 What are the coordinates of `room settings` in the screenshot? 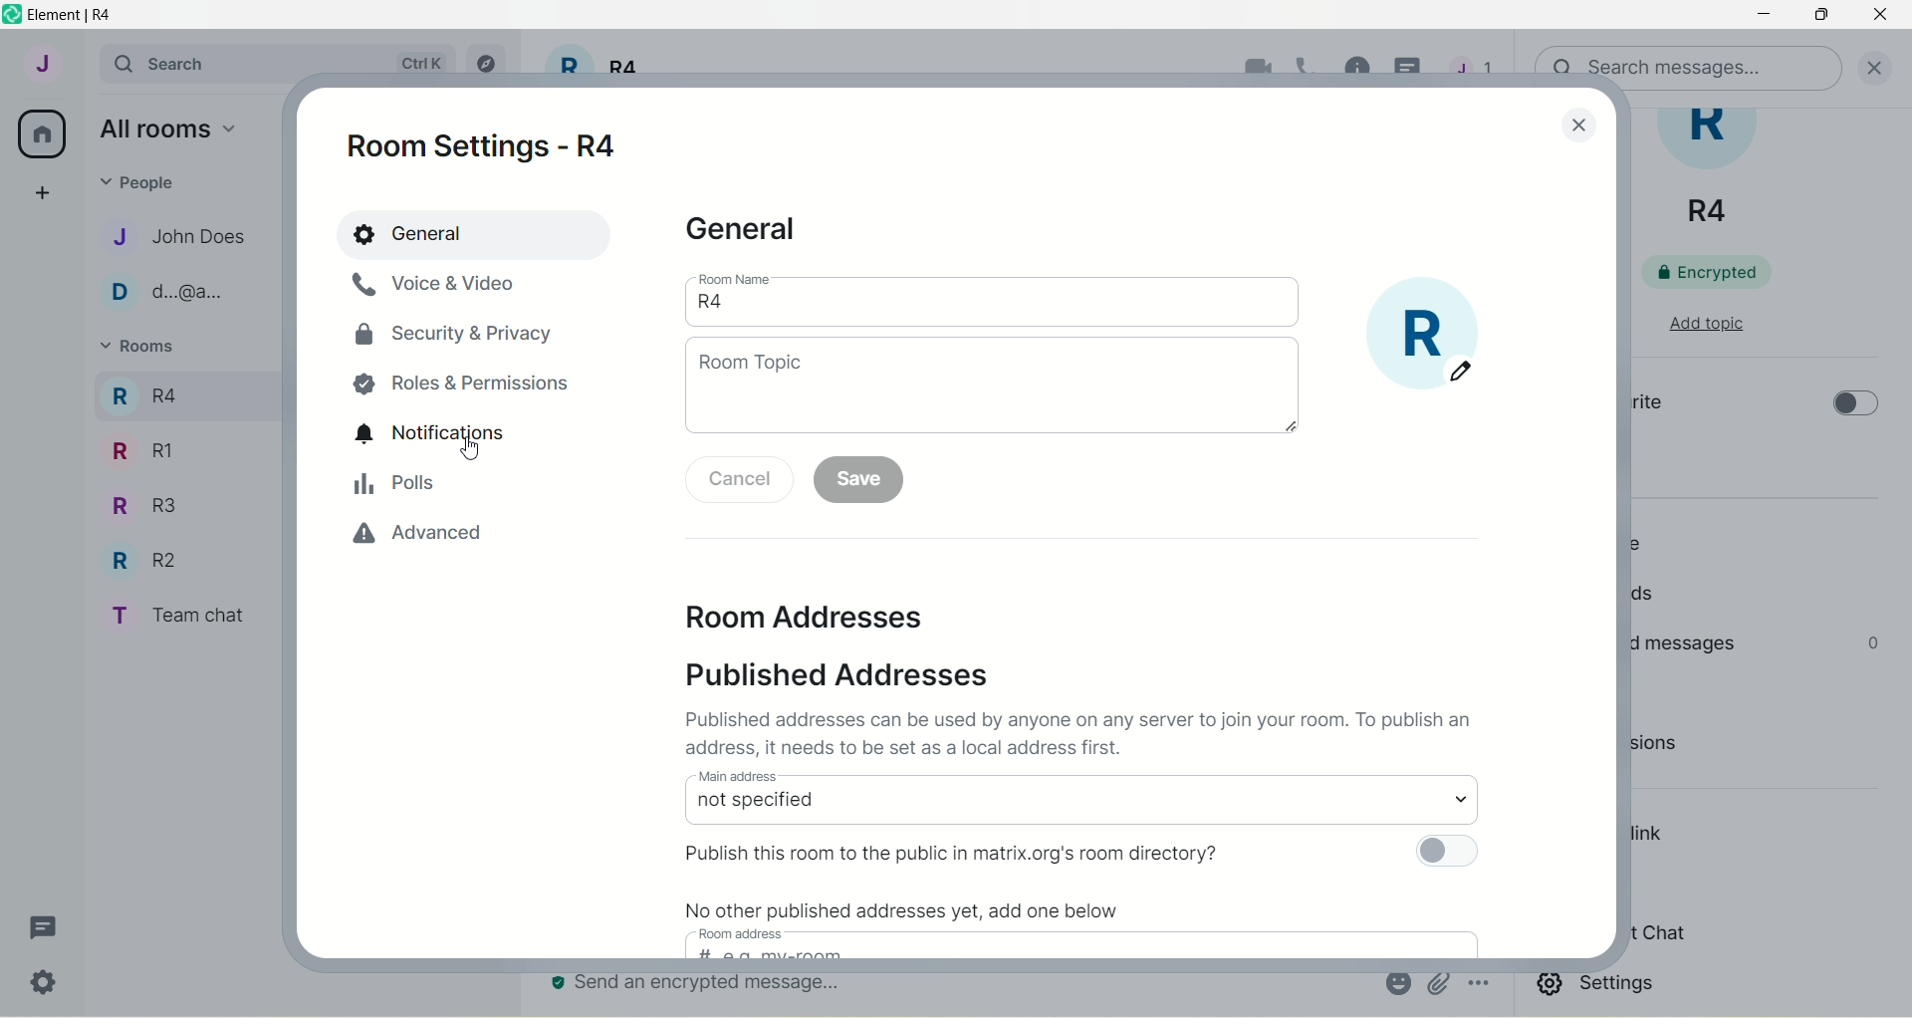 It's located at (486, 145).